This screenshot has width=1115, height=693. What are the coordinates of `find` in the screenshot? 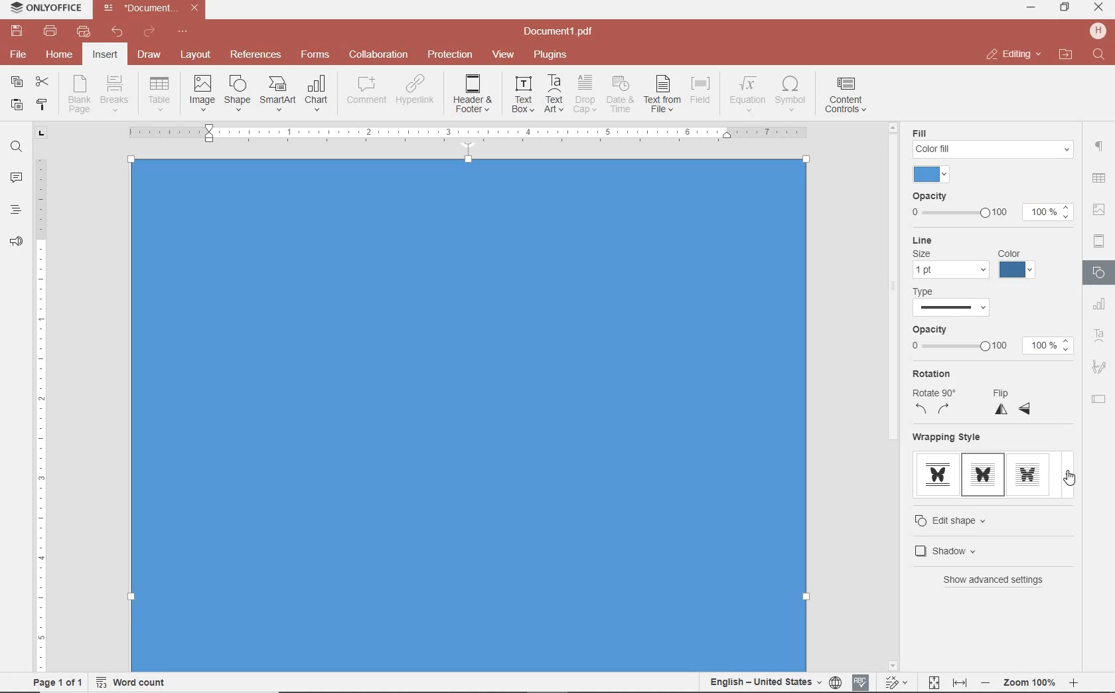 It's located at (1100, 55).